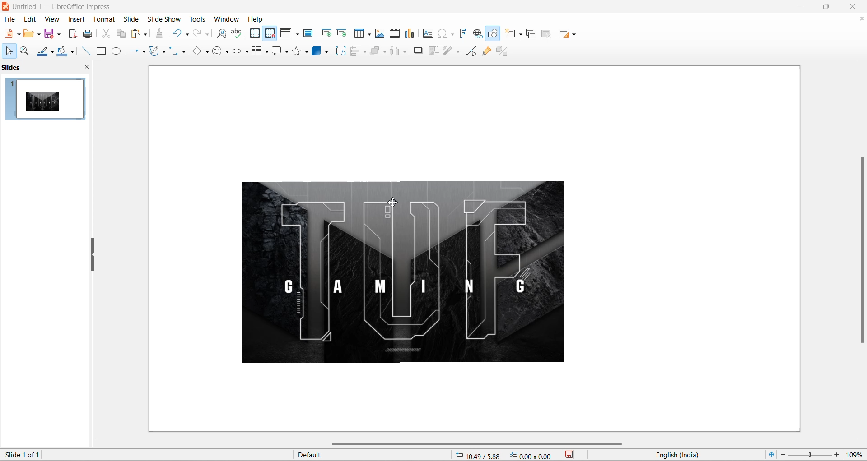 This screenshot has height=461, width=867. I want to click on callout shape, so click(276, 52).